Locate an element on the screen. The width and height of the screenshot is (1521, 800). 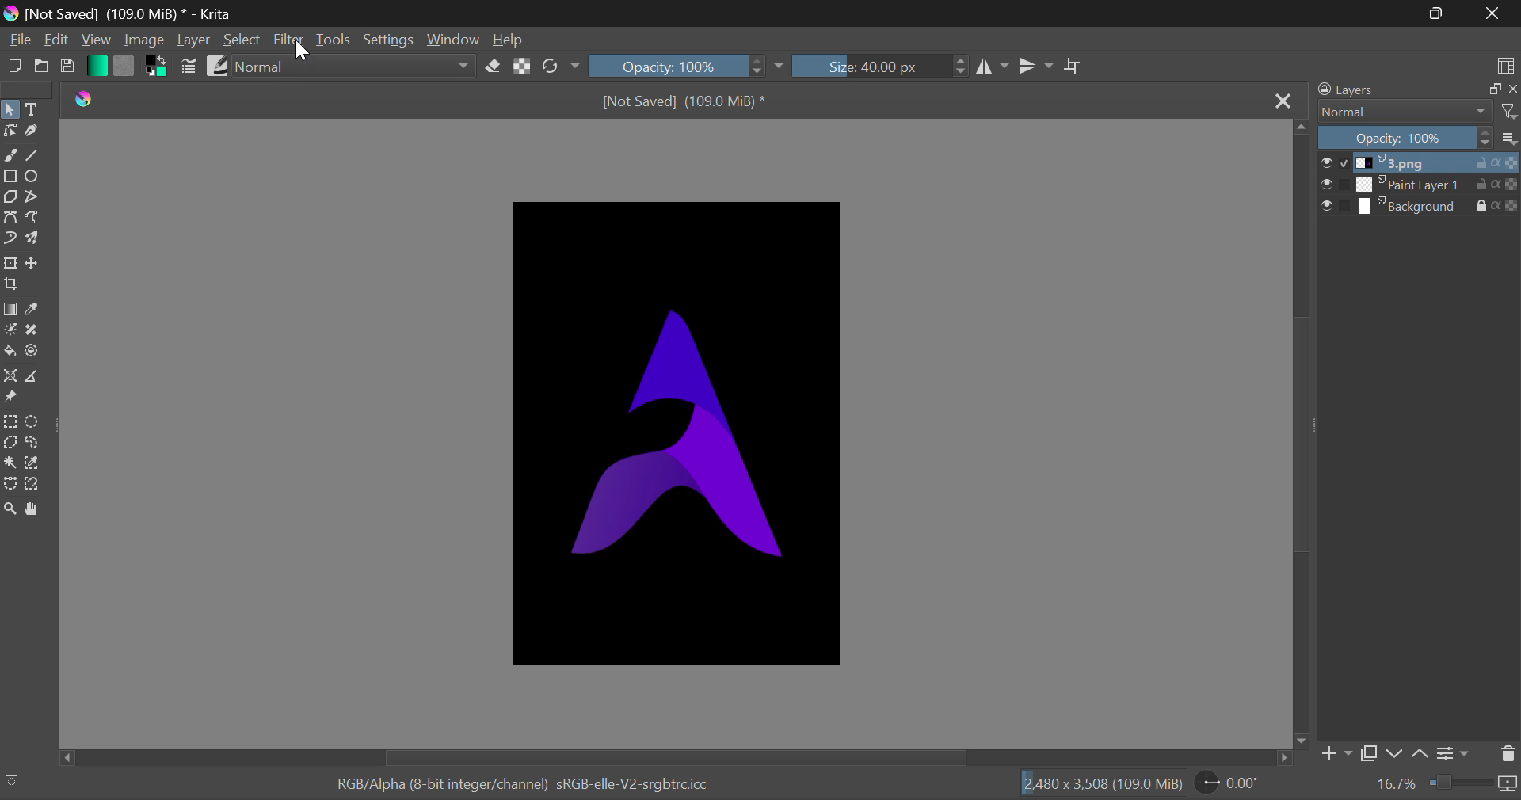
Magnetic Selection Tool is located at coordinates (33, 487).